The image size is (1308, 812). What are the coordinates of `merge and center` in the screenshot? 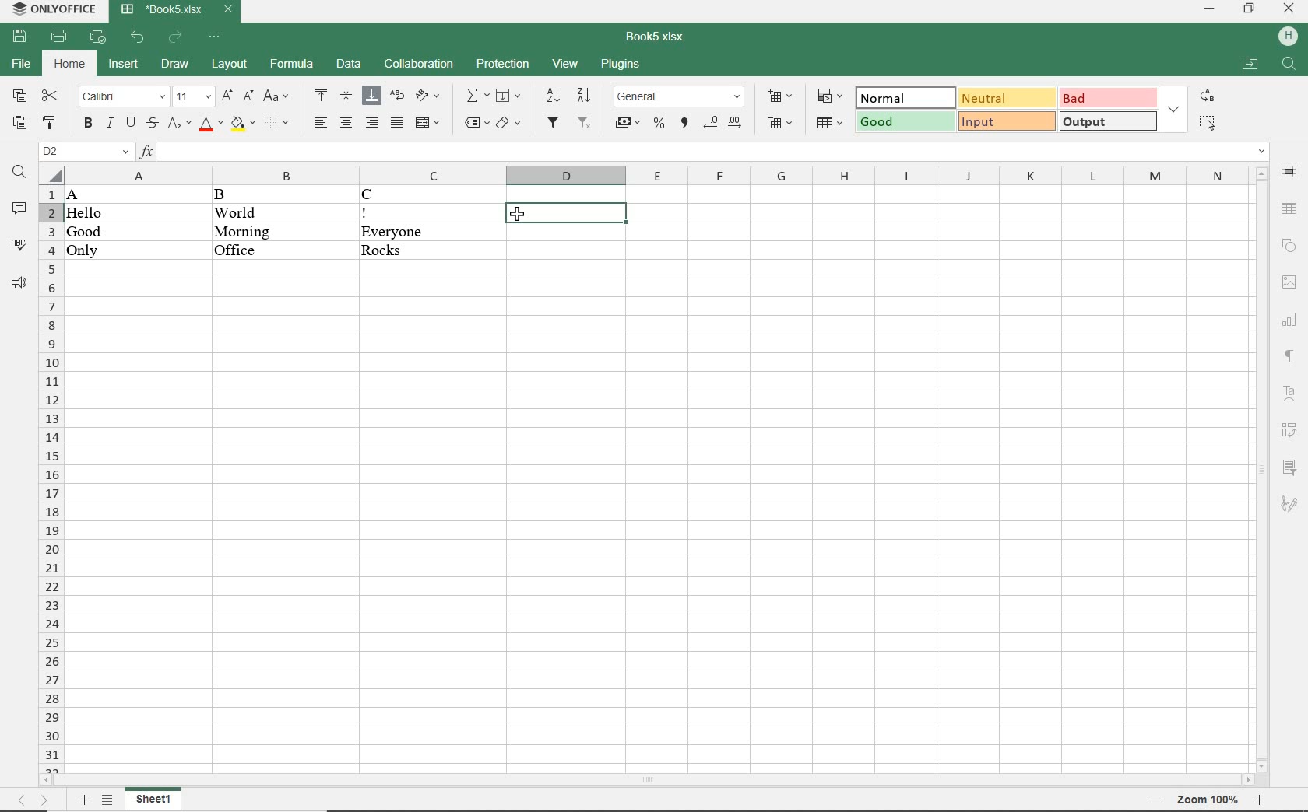 It's located at (427, 124).